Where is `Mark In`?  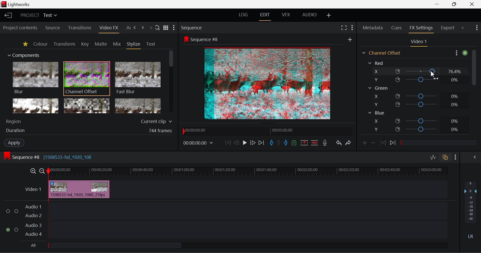 Mark In is located at coordinates (272, 143).